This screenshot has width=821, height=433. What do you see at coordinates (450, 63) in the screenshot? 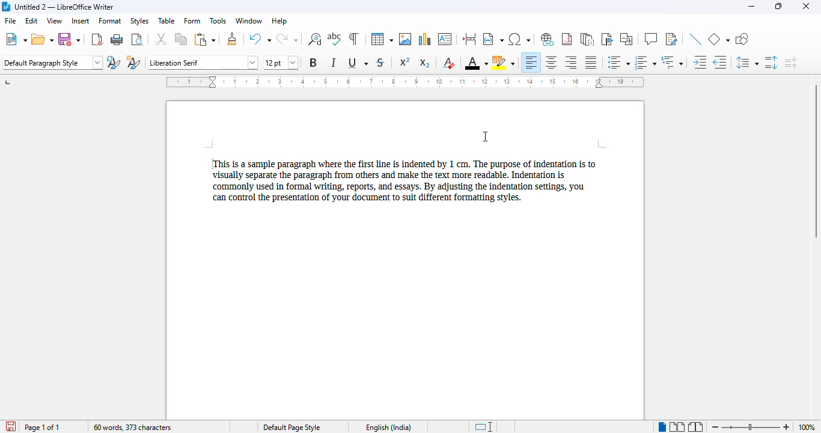
I see `clear direct formatting` at bounding box center [450, 63].